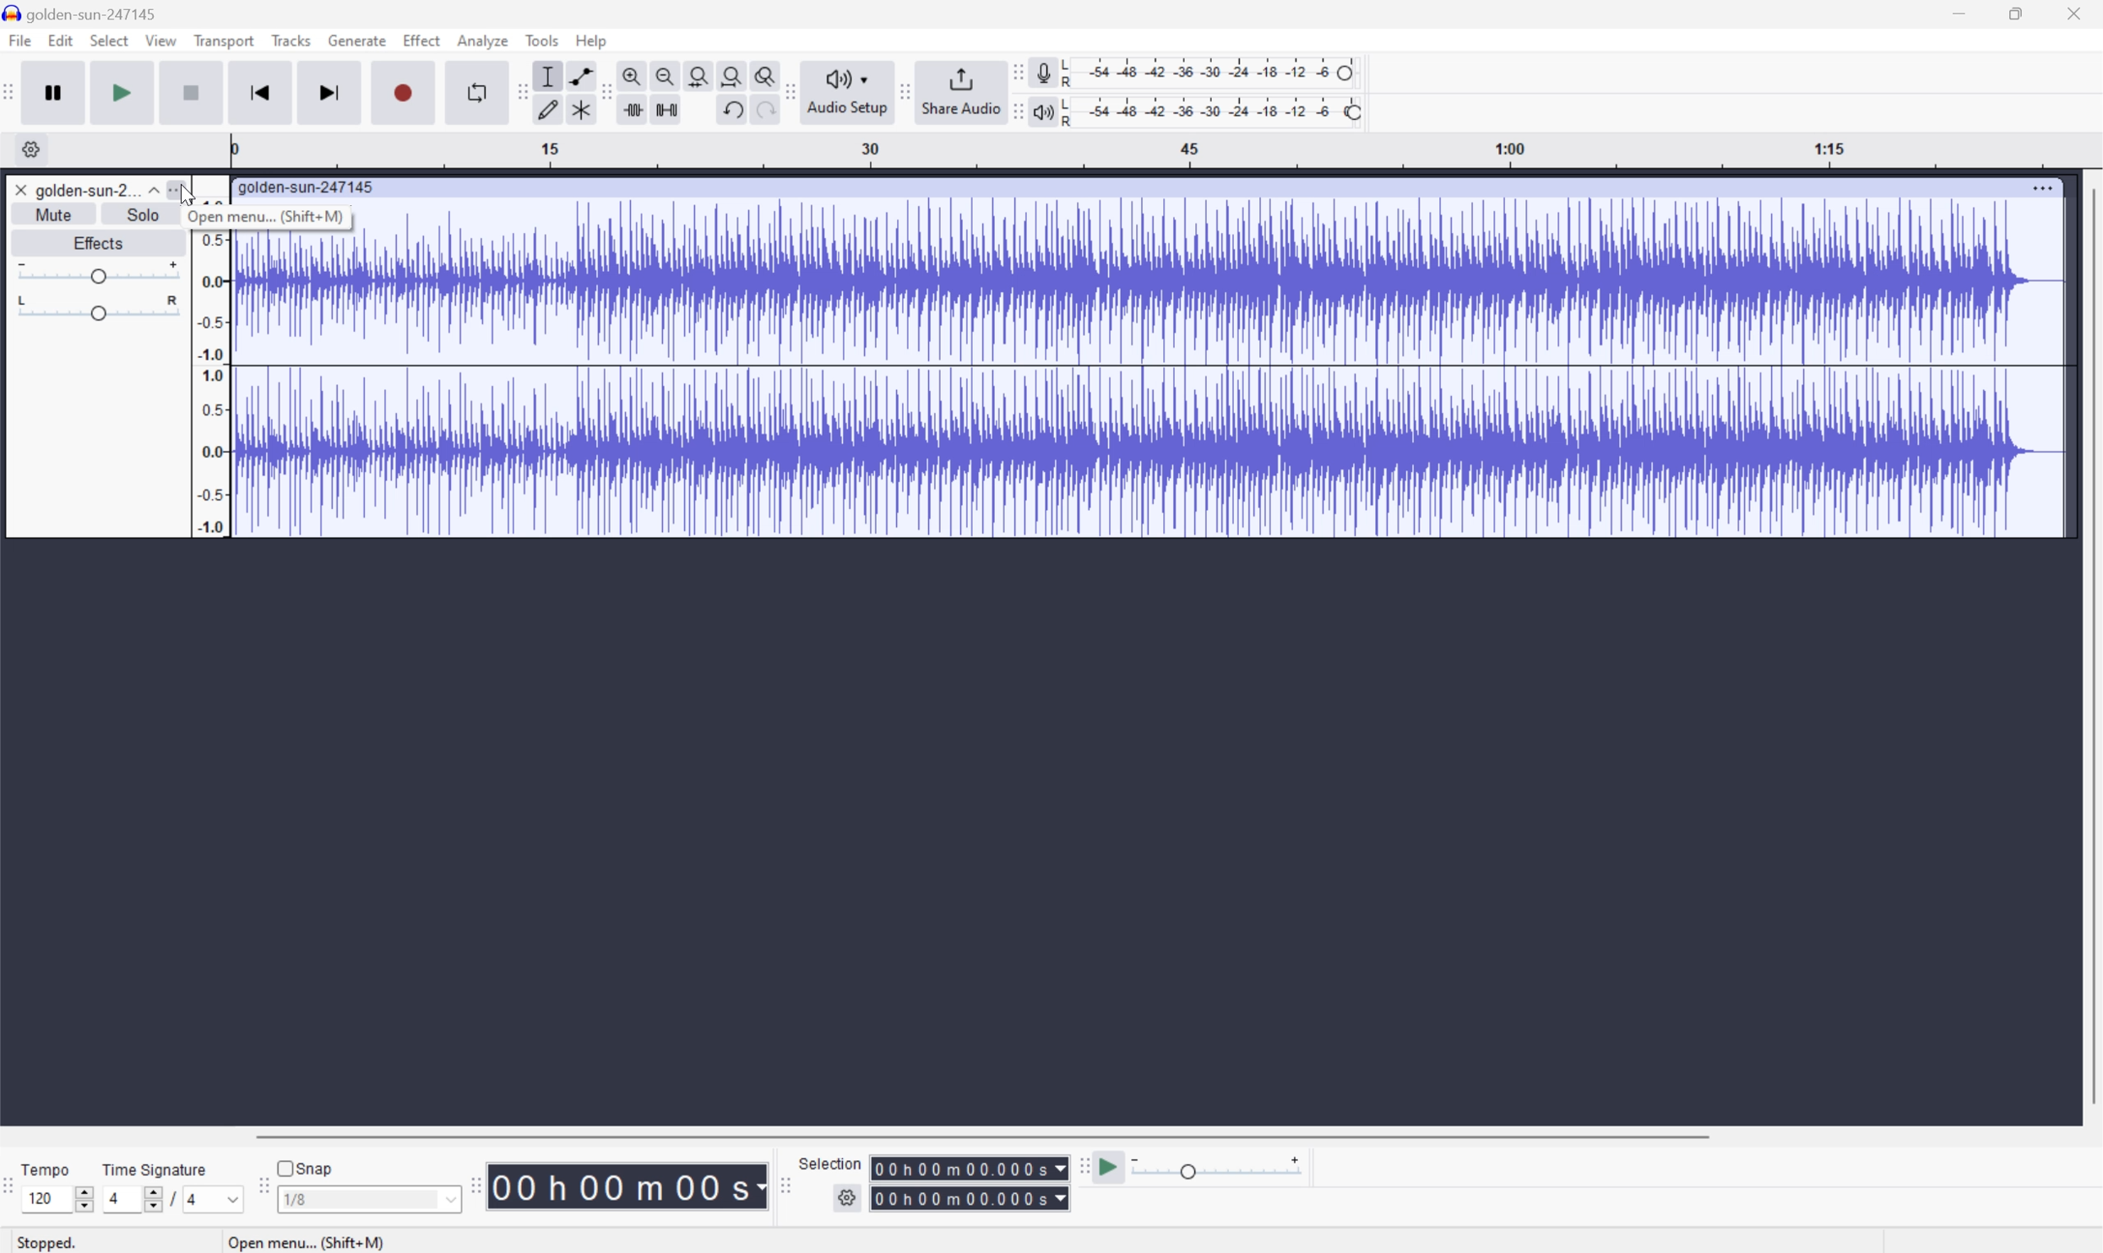  What do you see at coordinates (986, 1135) in the screenshot?
I see `Scroll Bar` at bounding box center [986, 1135].